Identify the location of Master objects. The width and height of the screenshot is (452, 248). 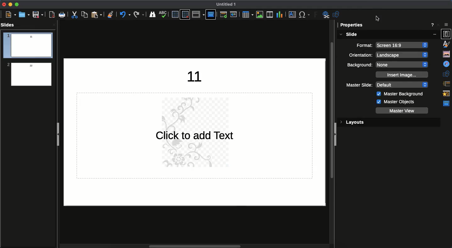
(396, 102).